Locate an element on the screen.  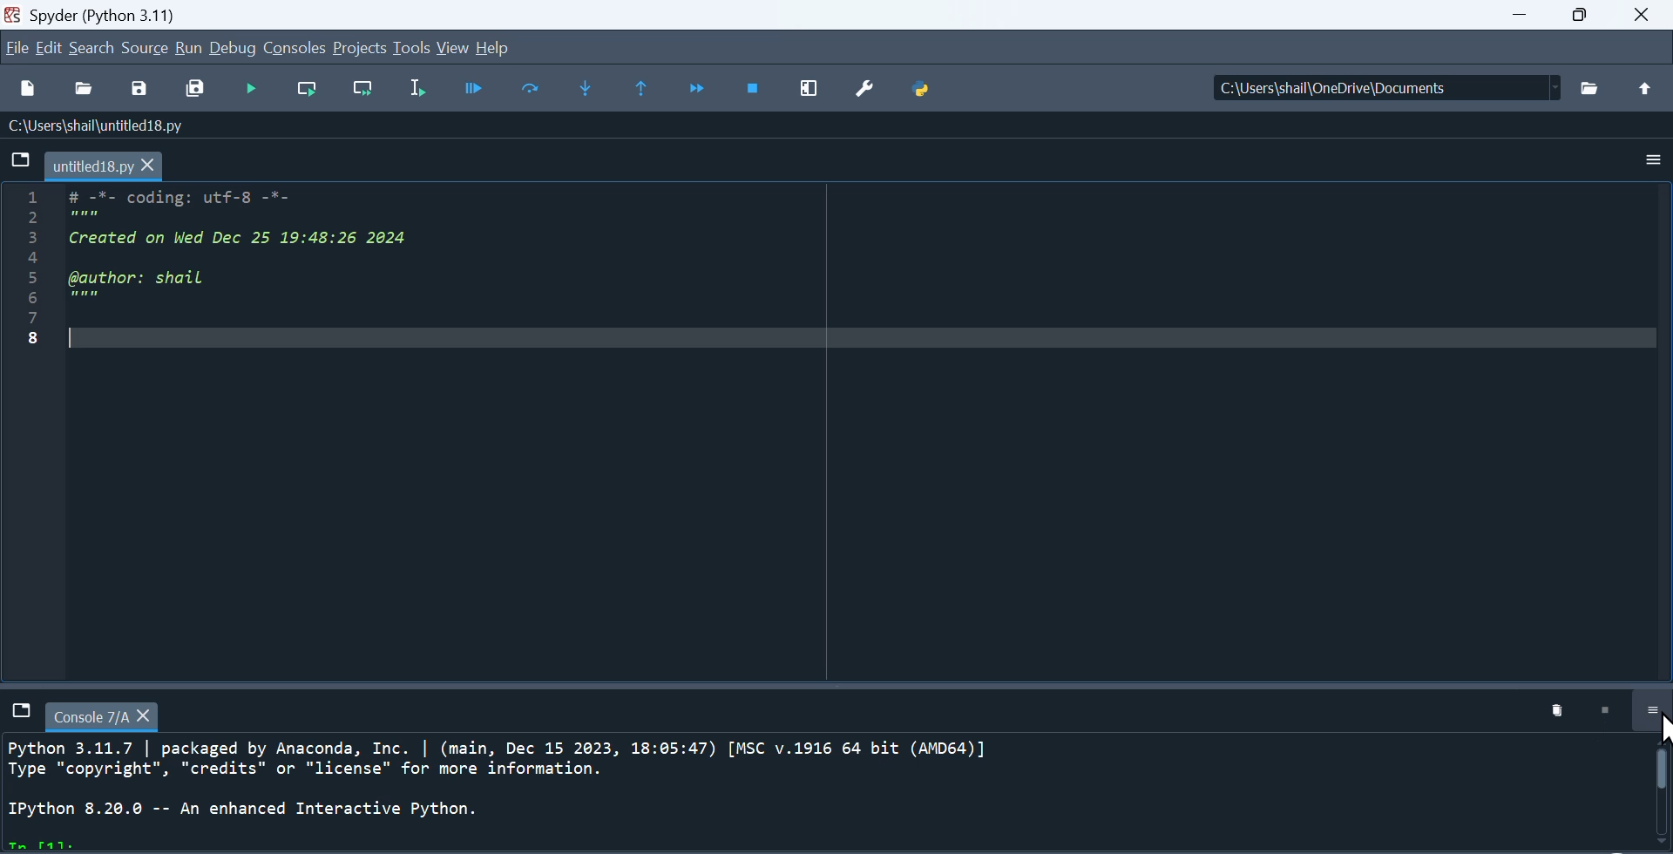
cursor is located at coordinates (1663, 733).